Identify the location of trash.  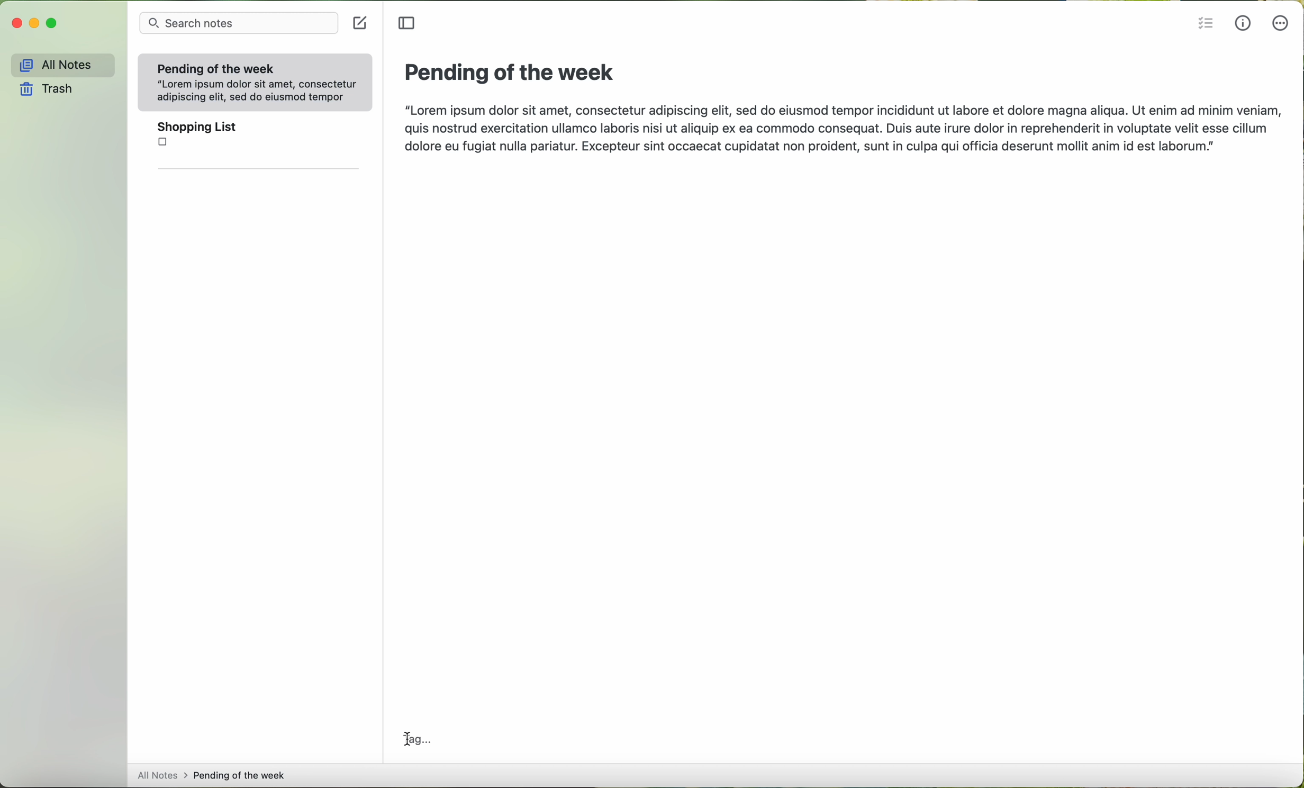
(45, 88).